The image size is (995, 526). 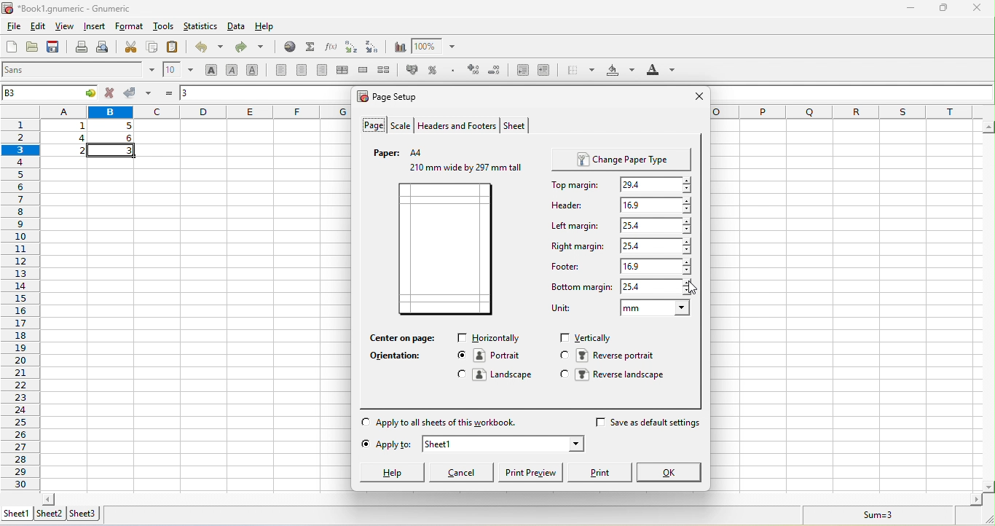 I want to click on 25.4, so click(x=658, y=225).